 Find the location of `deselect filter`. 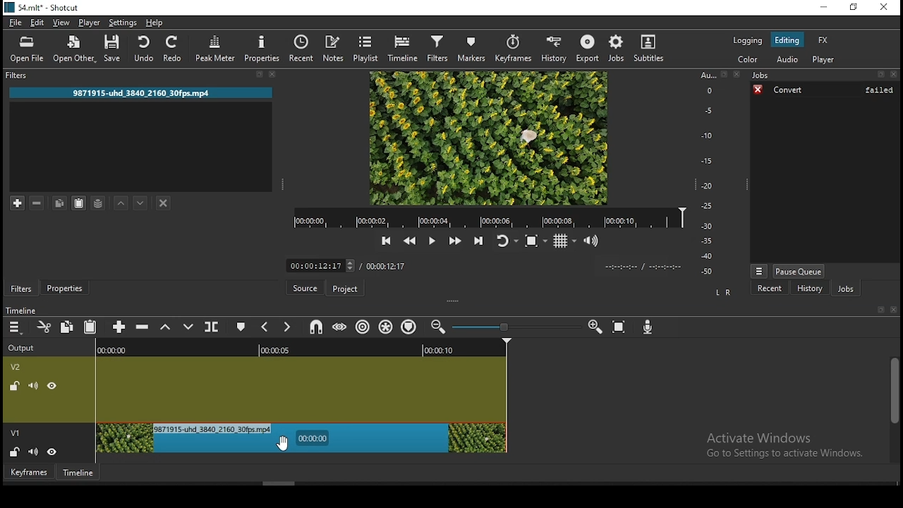

deselect filter is located at coordinates (163, 203).